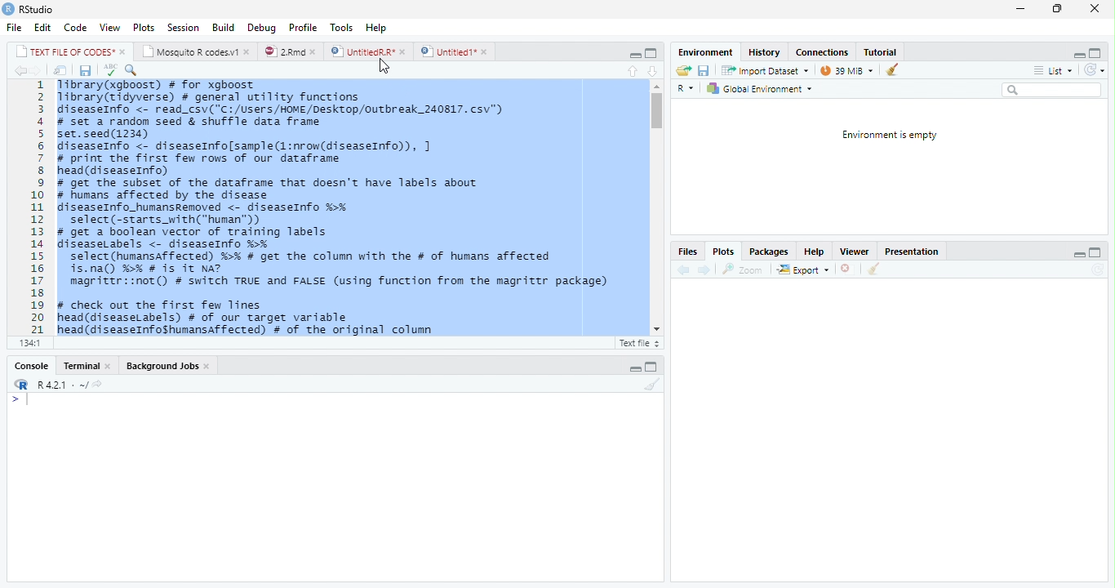 This screenshot has height=588, width=1115. What do you see at coordinates (630, 69) in the screenshot?
I see `Up` at bounding box center [630, 69].